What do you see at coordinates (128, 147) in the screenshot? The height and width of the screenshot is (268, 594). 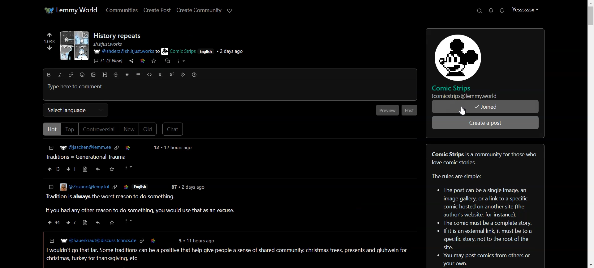 I see `Save` at bounding box center [128, 147].